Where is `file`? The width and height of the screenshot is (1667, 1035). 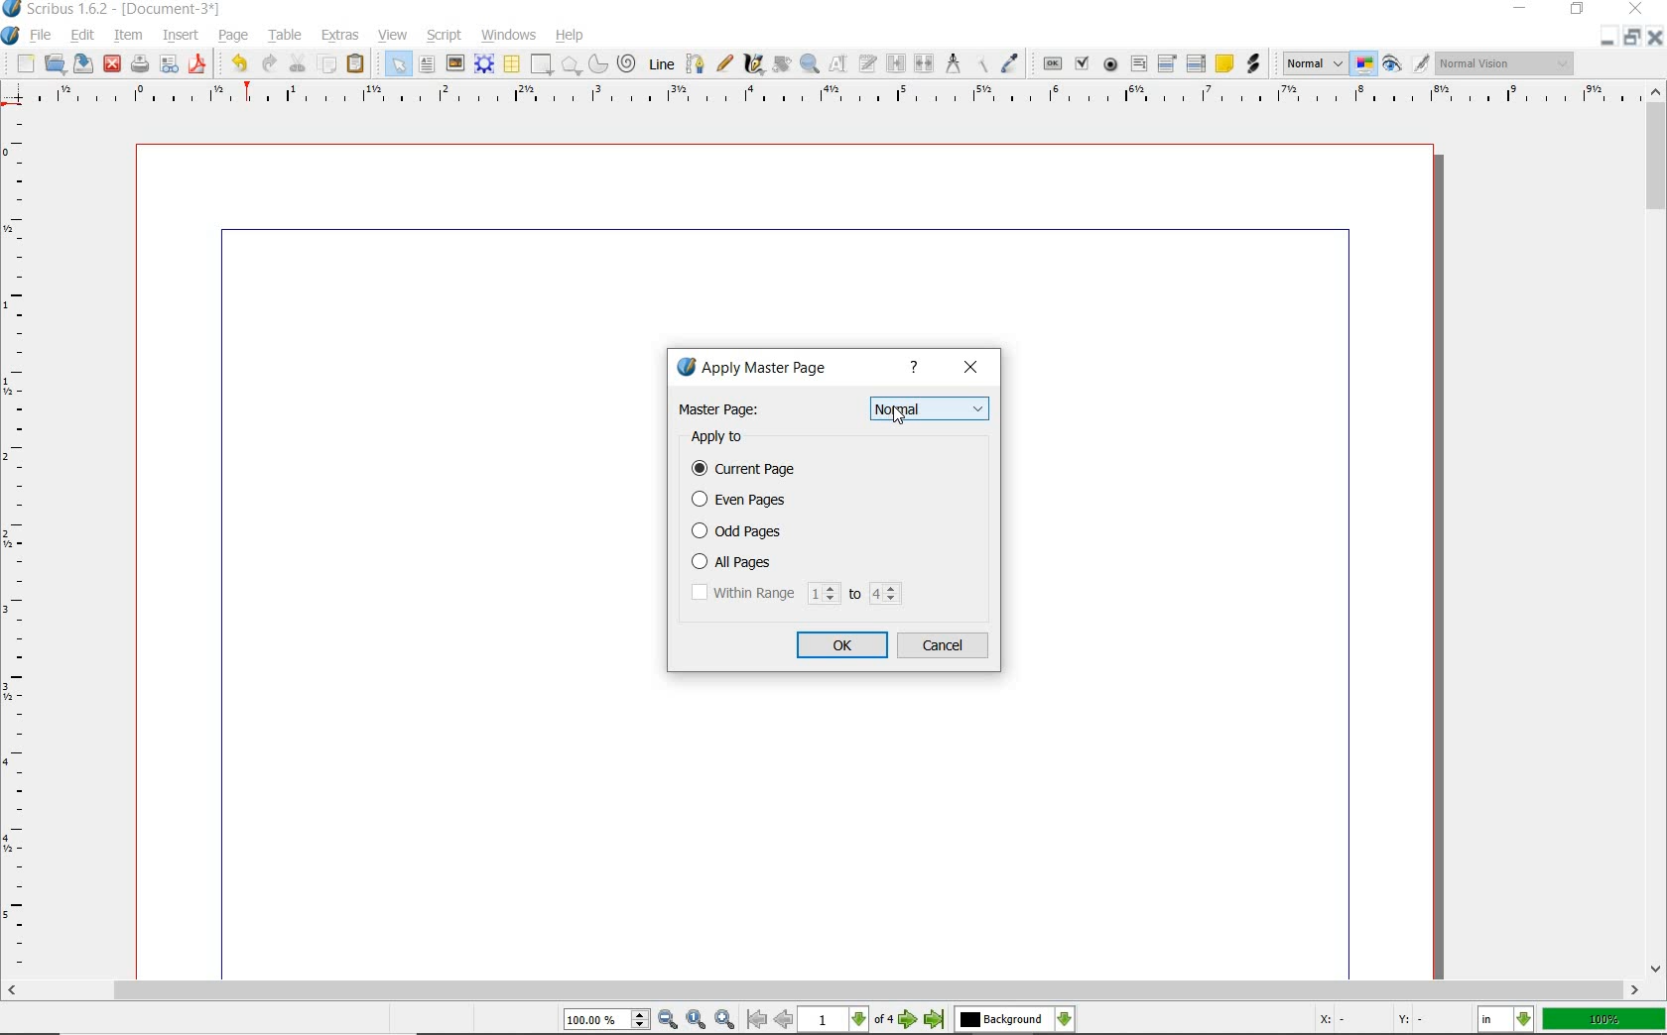
file is located at coordinates (43, 35).